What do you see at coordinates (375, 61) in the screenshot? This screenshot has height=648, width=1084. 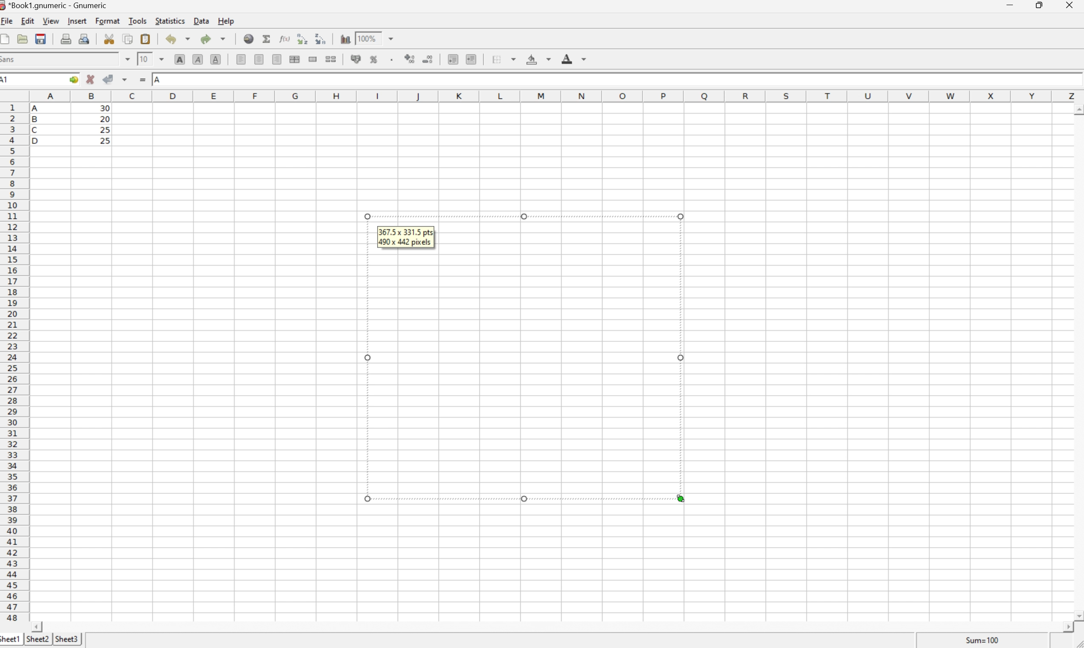 I see `Format selection as percentage` at bounding box center [375, 61].